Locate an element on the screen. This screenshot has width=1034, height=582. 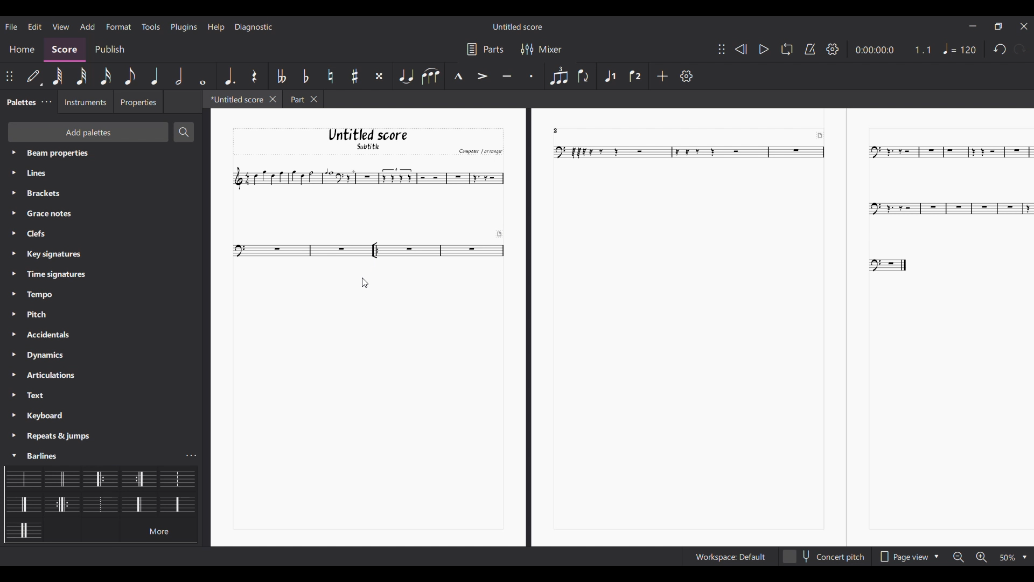
Tenuto is located at coordinates (507, 77).